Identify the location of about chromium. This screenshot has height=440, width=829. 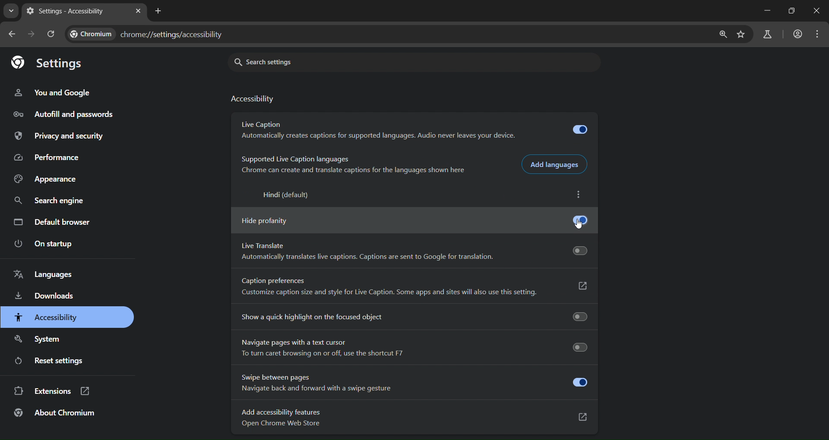
(55, 414).